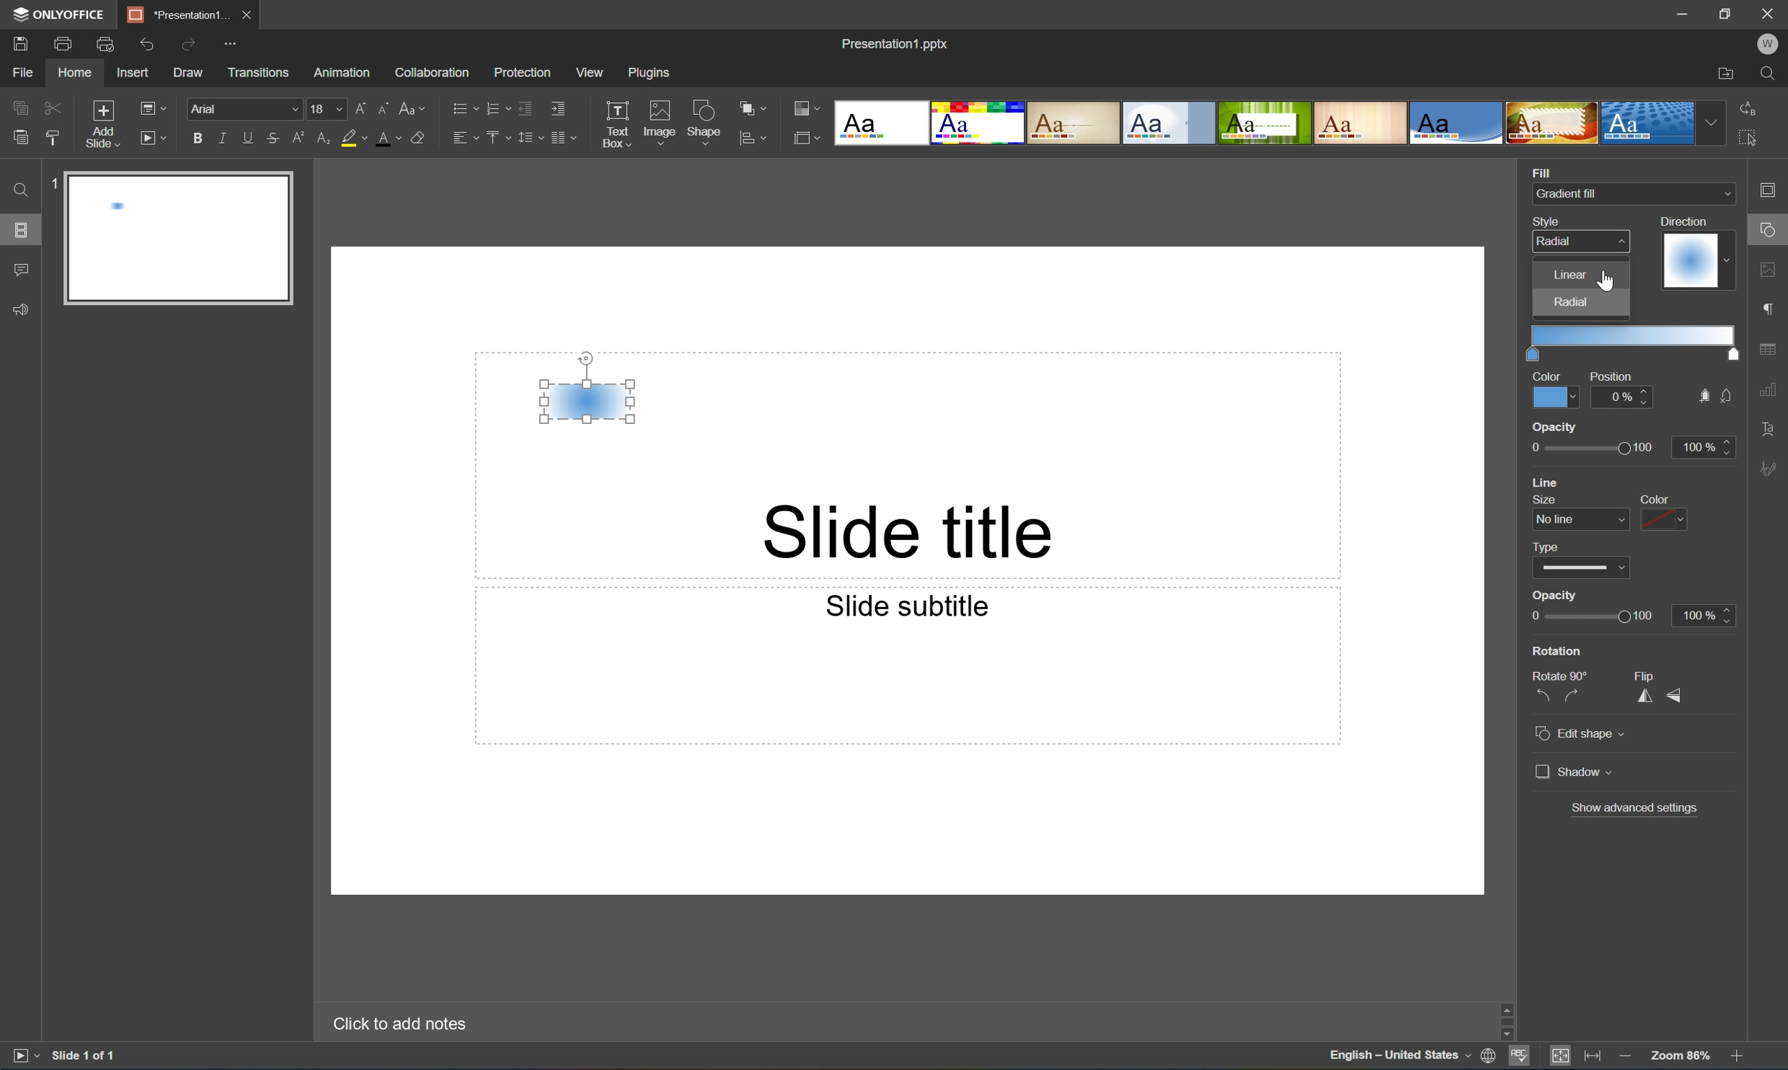 This screenshot has height=1070, width=1788. Describe the element at coordinates (1725, 75) in the screenshot. I see `Open file location` at that location.